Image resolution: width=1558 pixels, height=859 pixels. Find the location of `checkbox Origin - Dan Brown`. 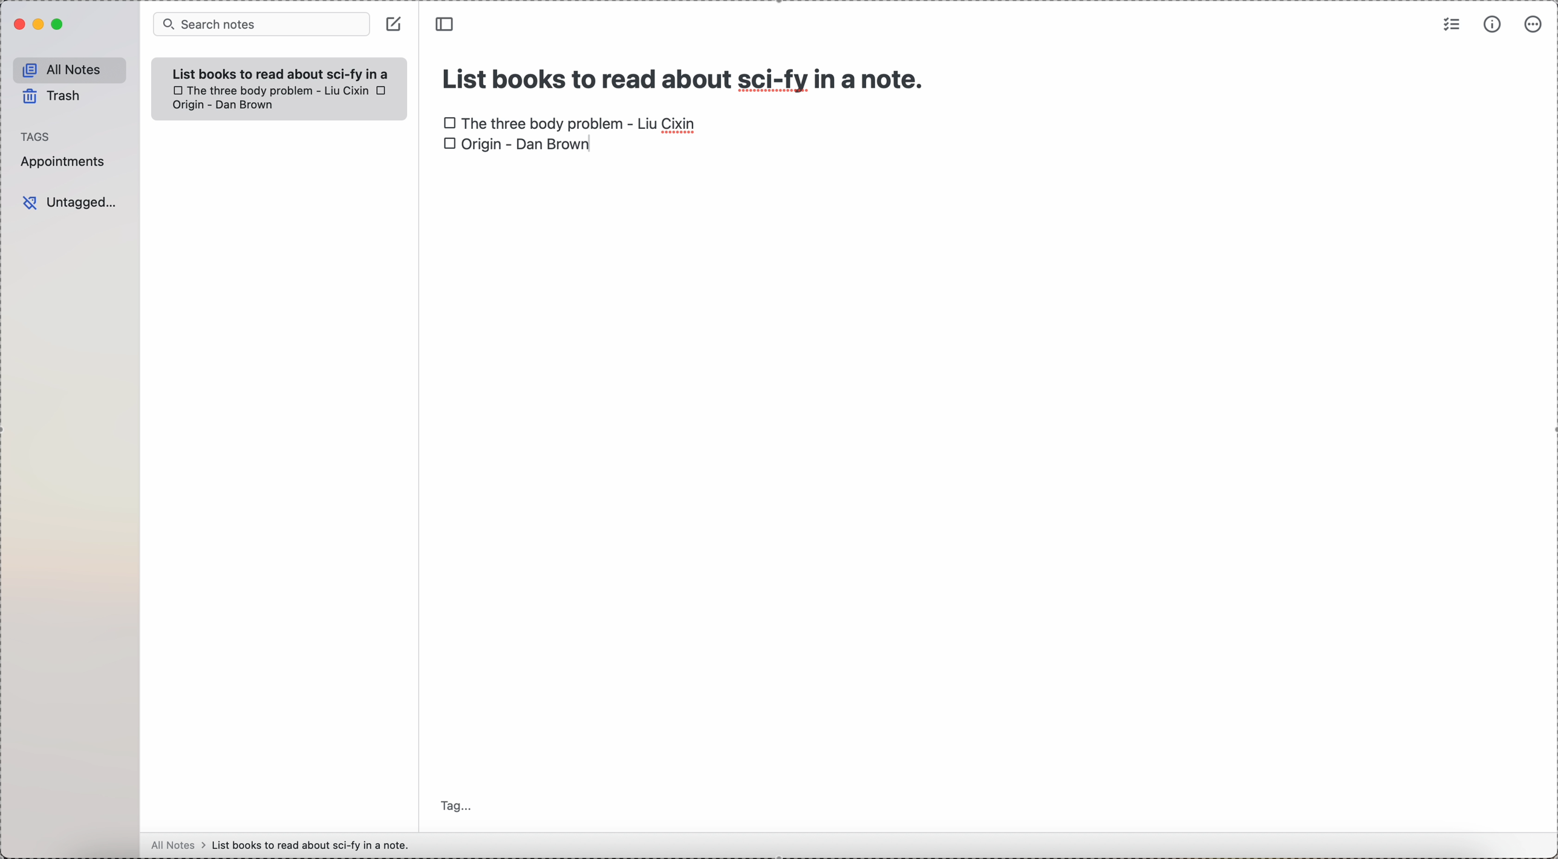

checkbox Origin - Dan Brown is located at coordinates (516, 147).